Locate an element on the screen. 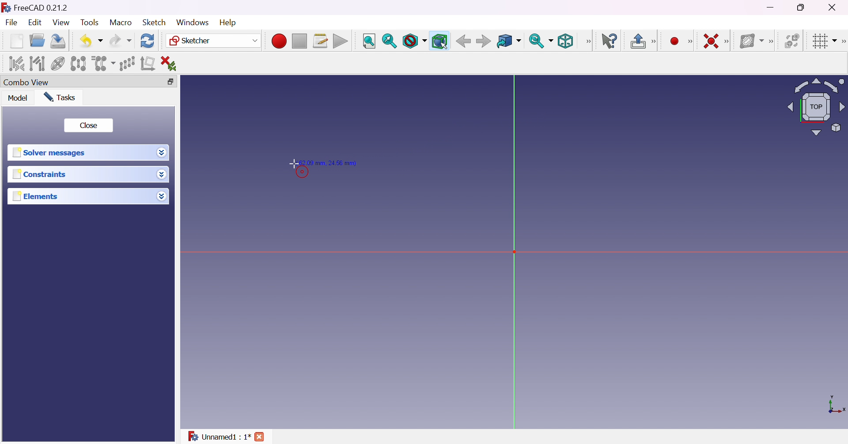 This screenshot has height=444, width=848. Draw style is located at coordinates (414, 41).